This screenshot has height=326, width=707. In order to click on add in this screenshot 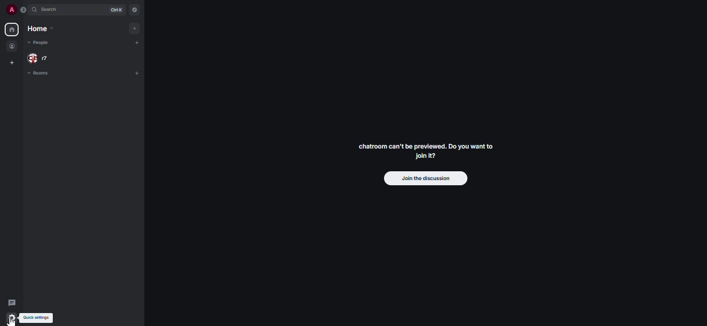, I will do `click(135, 27)`.